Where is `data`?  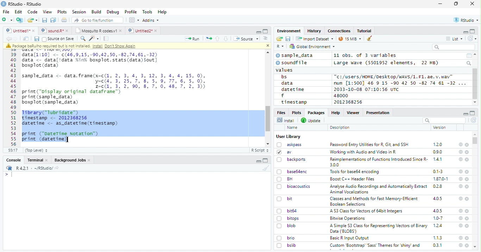 data is located at coordinates (288, 83).